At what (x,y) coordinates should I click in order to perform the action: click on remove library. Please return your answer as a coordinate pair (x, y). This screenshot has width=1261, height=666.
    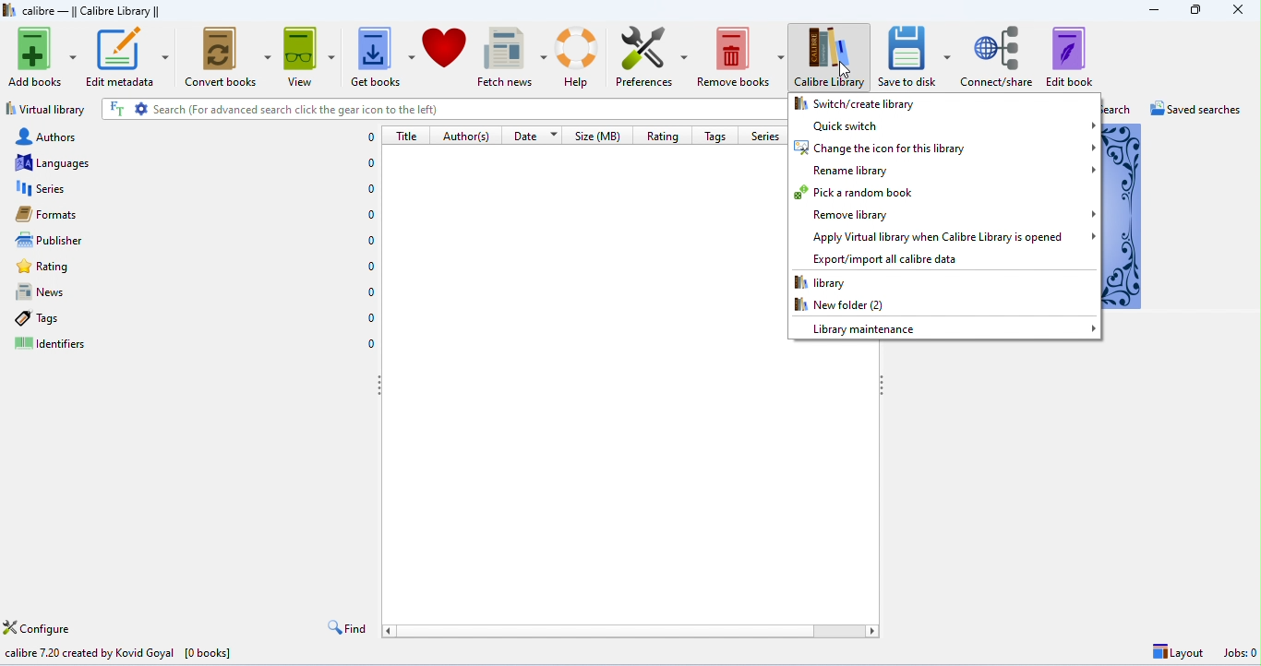
    Looking at the image, I should click on (945, 215).